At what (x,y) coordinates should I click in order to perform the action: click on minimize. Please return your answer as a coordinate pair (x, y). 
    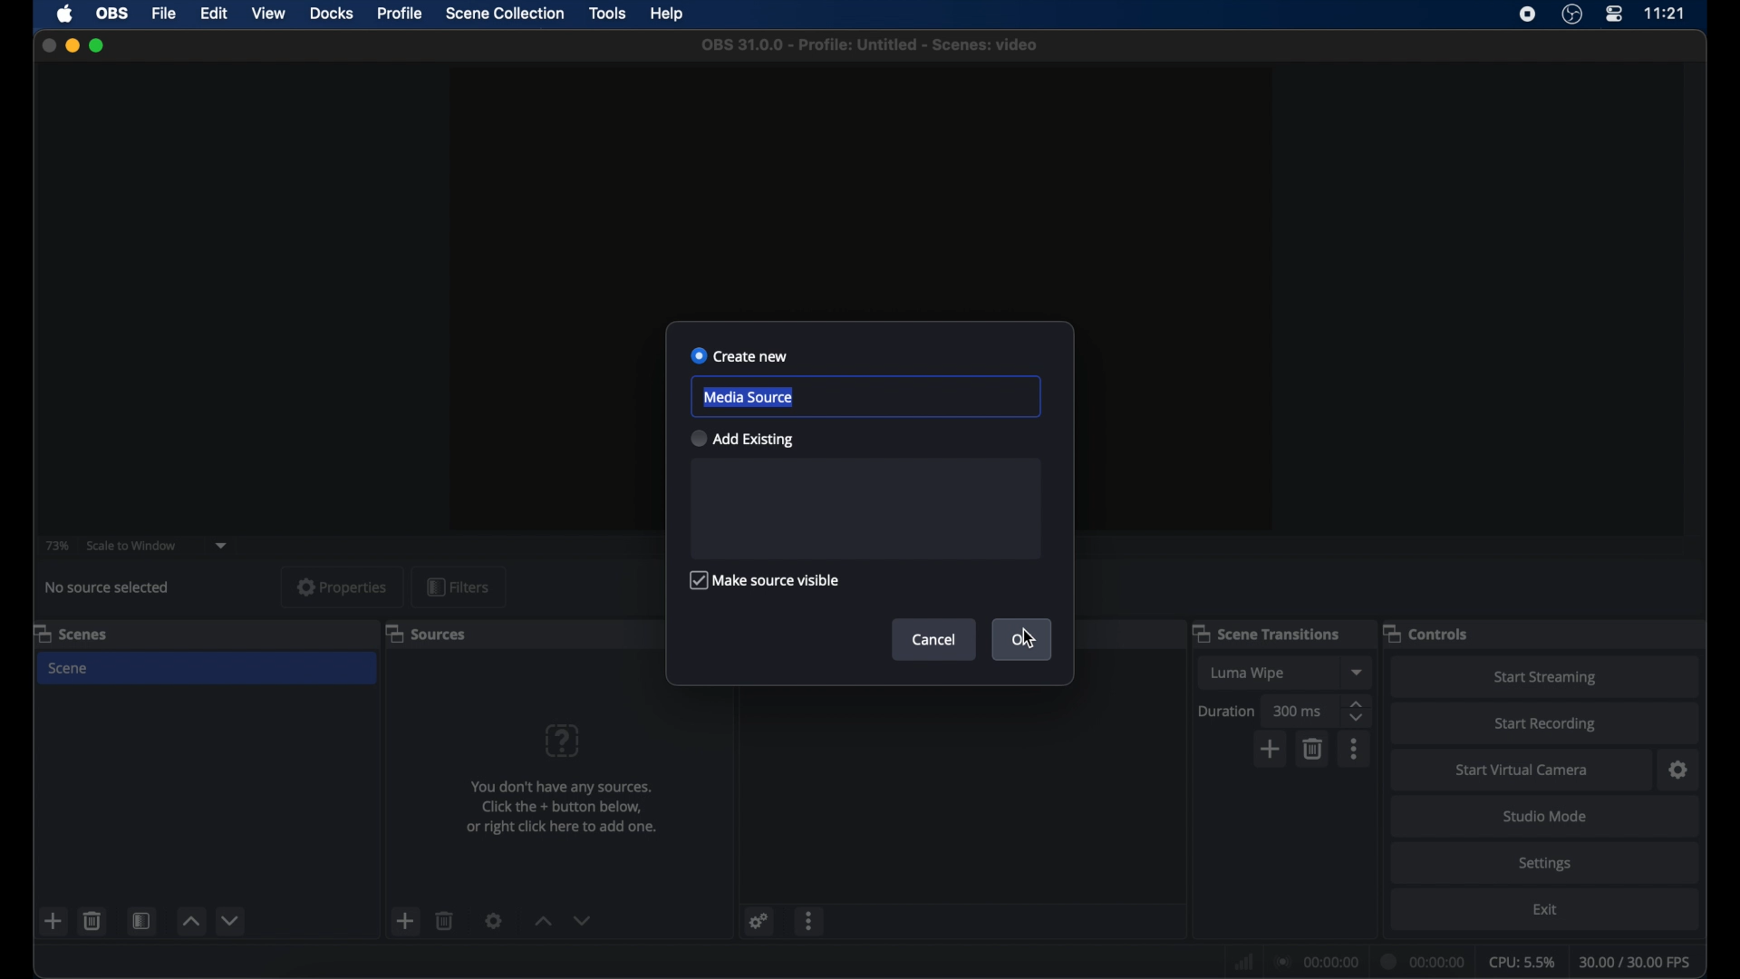
    Looking at the image, I should click on (72, 45).